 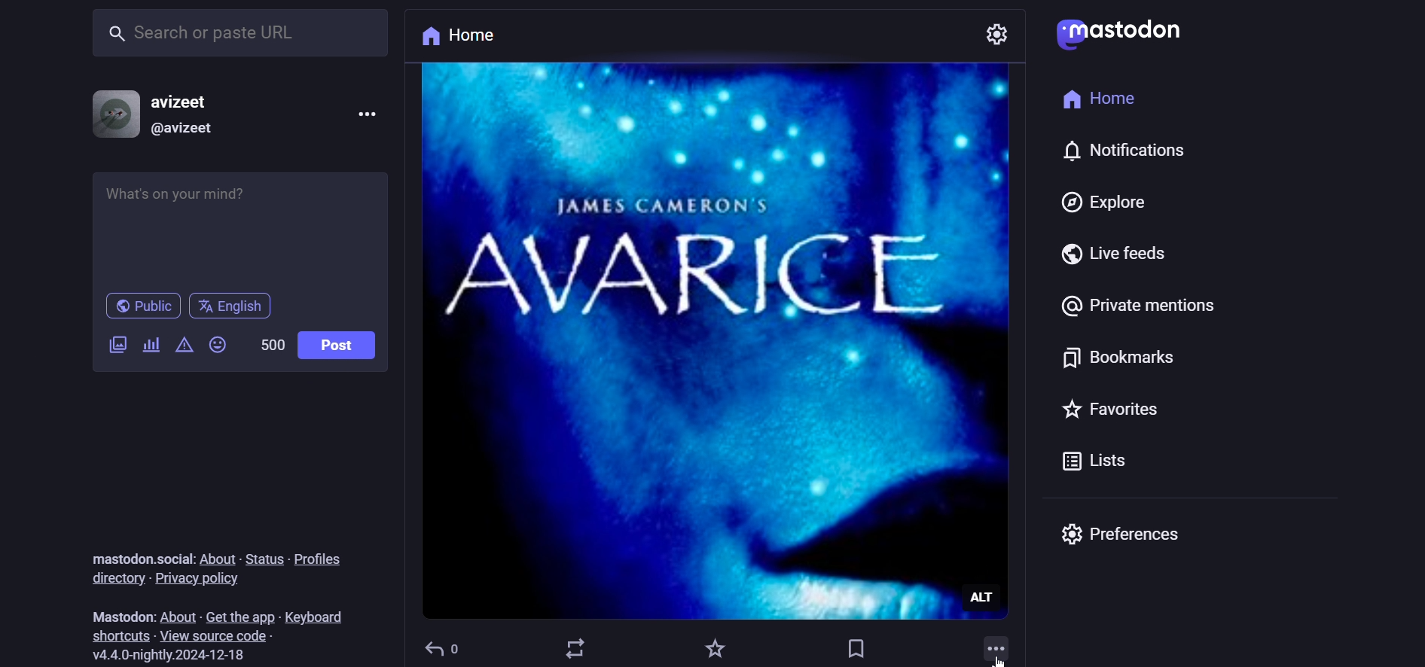 What do you see at coordinates (319, 557) in the screenshot?
I see `profiles` at bounding box center [319, 557].